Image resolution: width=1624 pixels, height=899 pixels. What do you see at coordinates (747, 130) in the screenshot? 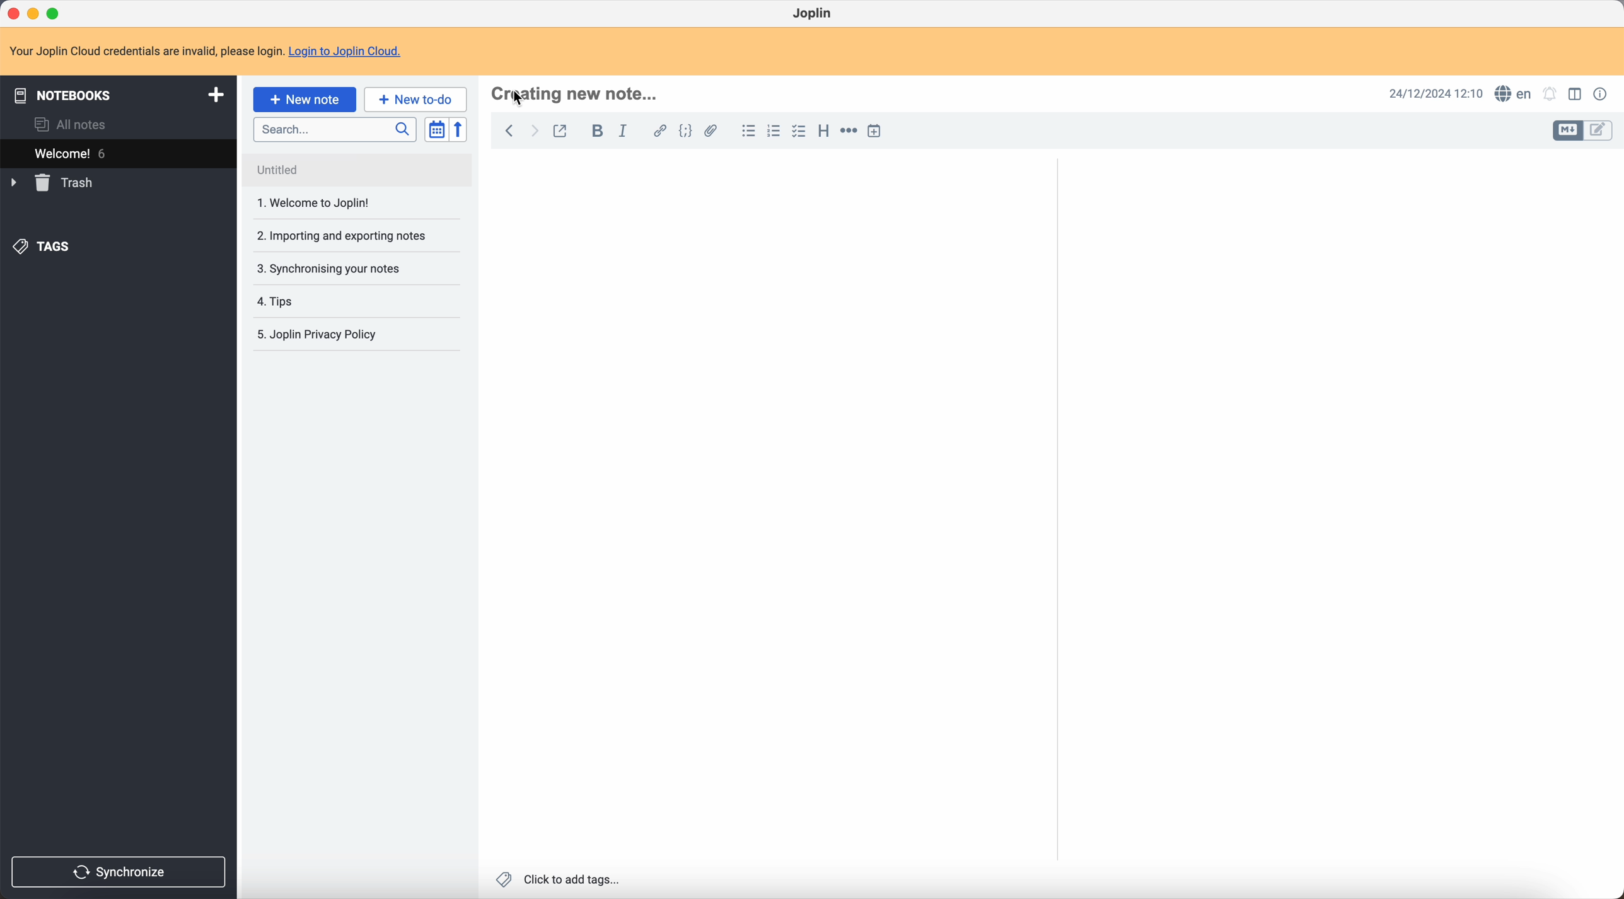
I see `bulleted list` at bounding box center [747, 130].